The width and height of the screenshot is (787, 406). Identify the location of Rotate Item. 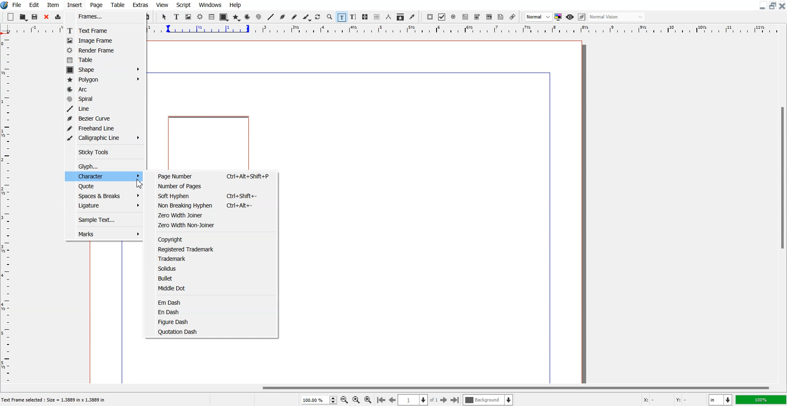
(318, 17).